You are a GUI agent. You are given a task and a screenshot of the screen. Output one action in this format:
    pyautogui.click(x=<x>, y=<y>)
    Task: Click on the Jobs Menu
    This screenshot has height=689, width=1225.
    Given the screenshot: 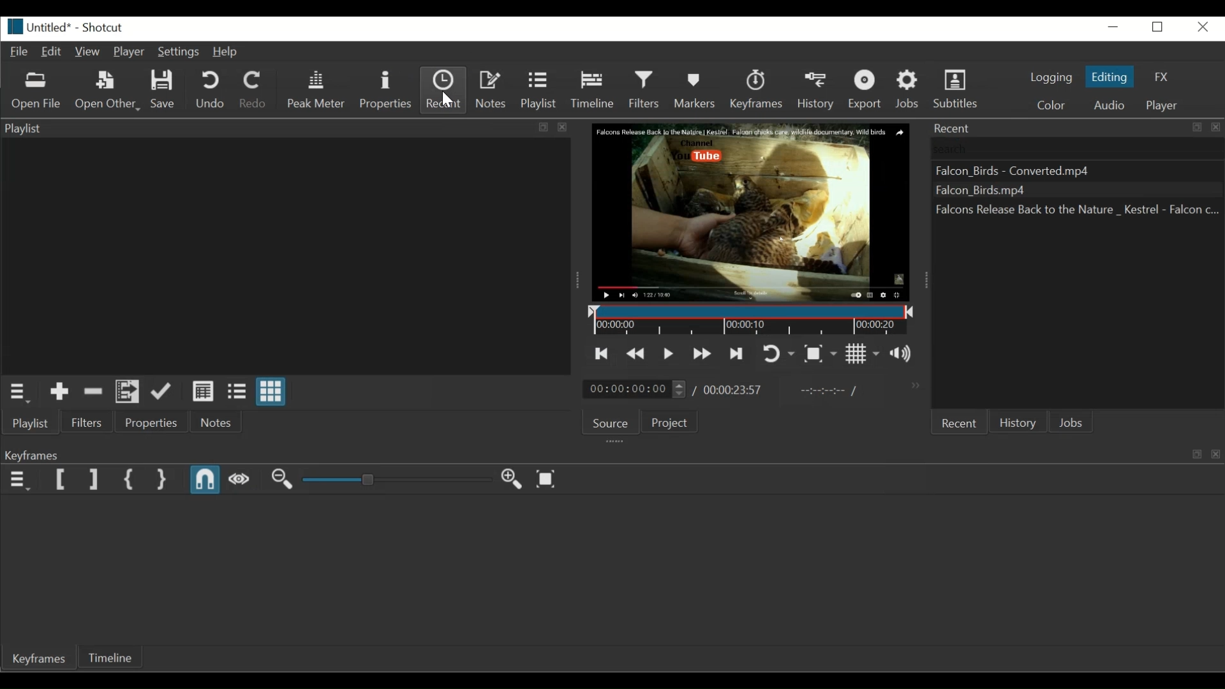 What is the action you would take?
    pyautogui.click(x=910, y=87)
    